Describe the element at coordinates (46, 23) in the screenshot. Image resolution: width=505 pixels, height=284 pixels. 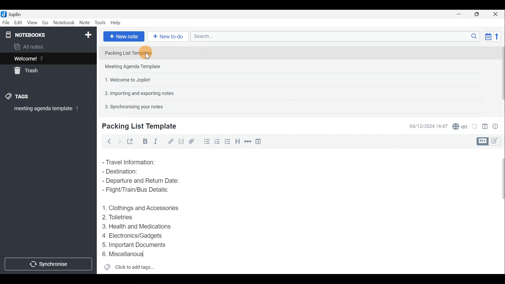
I see `Go` at that location.